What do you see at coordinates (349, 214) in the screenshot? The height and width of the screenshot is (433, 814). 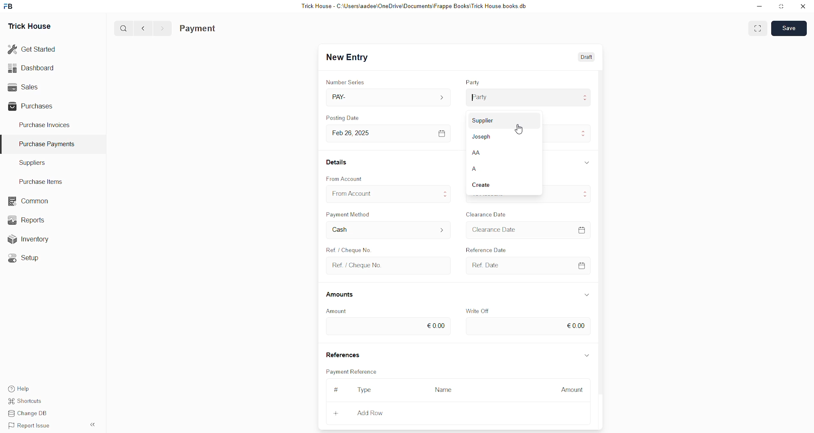 I see `Payment Method` at bounding box center [349, 214].